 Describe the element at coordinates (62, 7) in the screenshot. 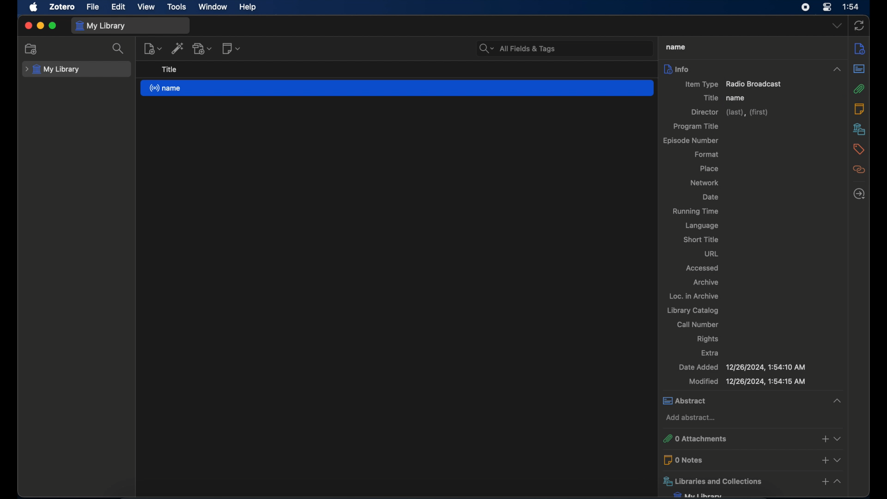

I see `zotero` at that location.